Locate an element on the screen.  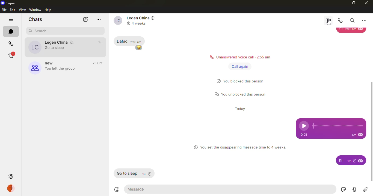
4m is located at coordinates (350, 135).